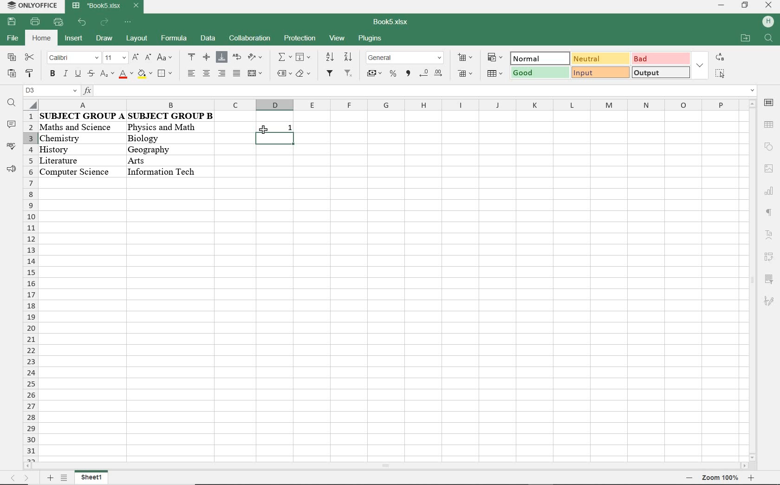 The height and width of the screenshot is (485, 780). What do you see at coordinates (599, 72) in the screenshot?
I see `input` at bounding box center [599, 72].